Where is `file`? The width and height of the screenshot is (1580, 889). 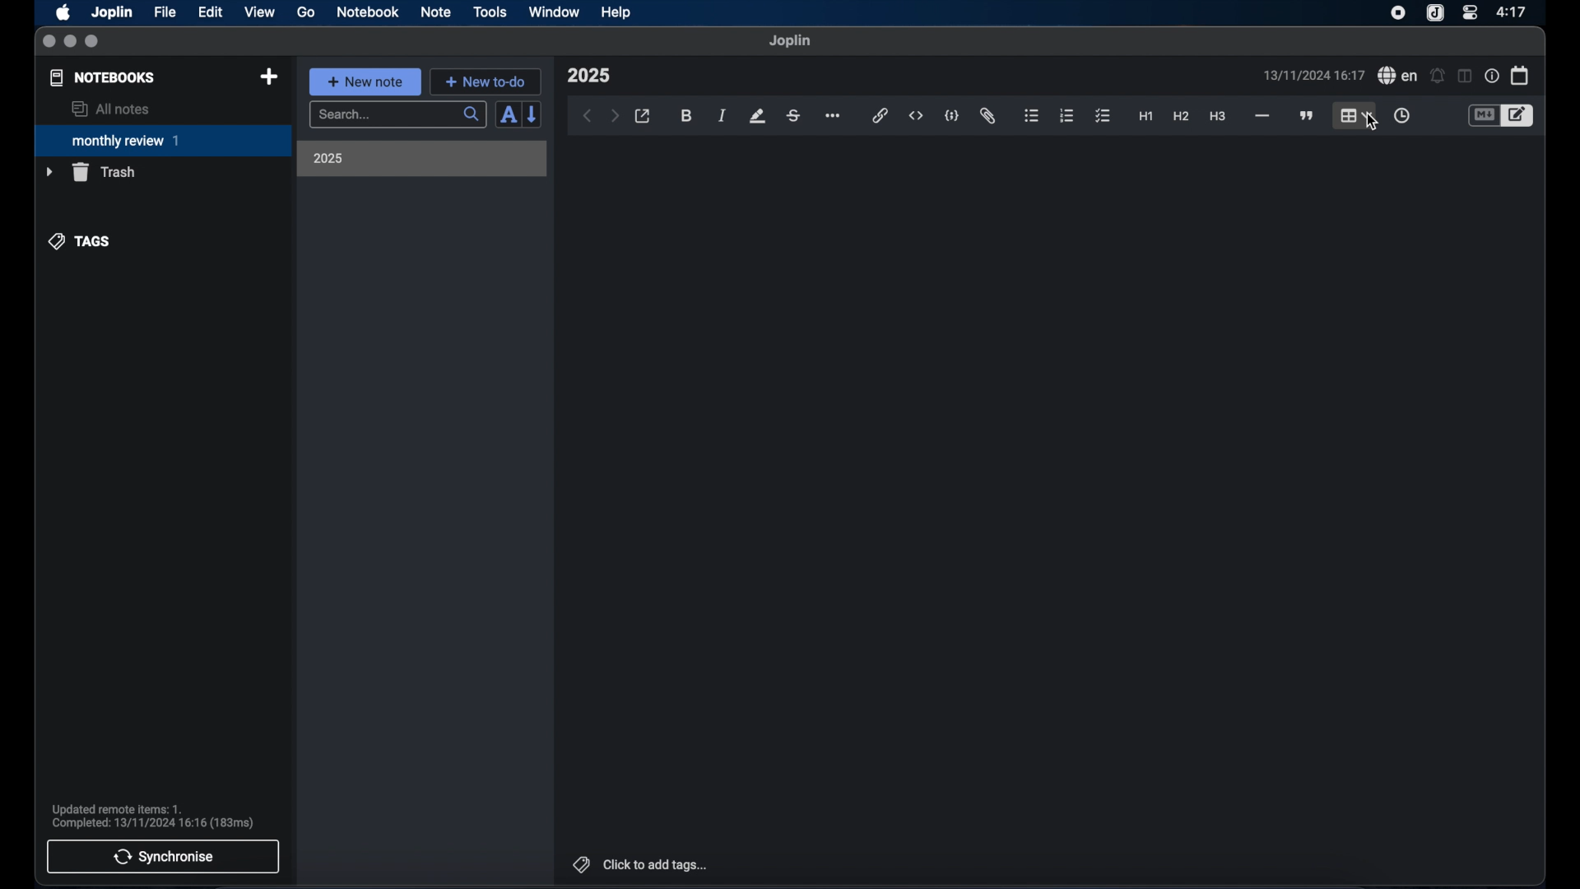 file is located at coordinates (165, 12).